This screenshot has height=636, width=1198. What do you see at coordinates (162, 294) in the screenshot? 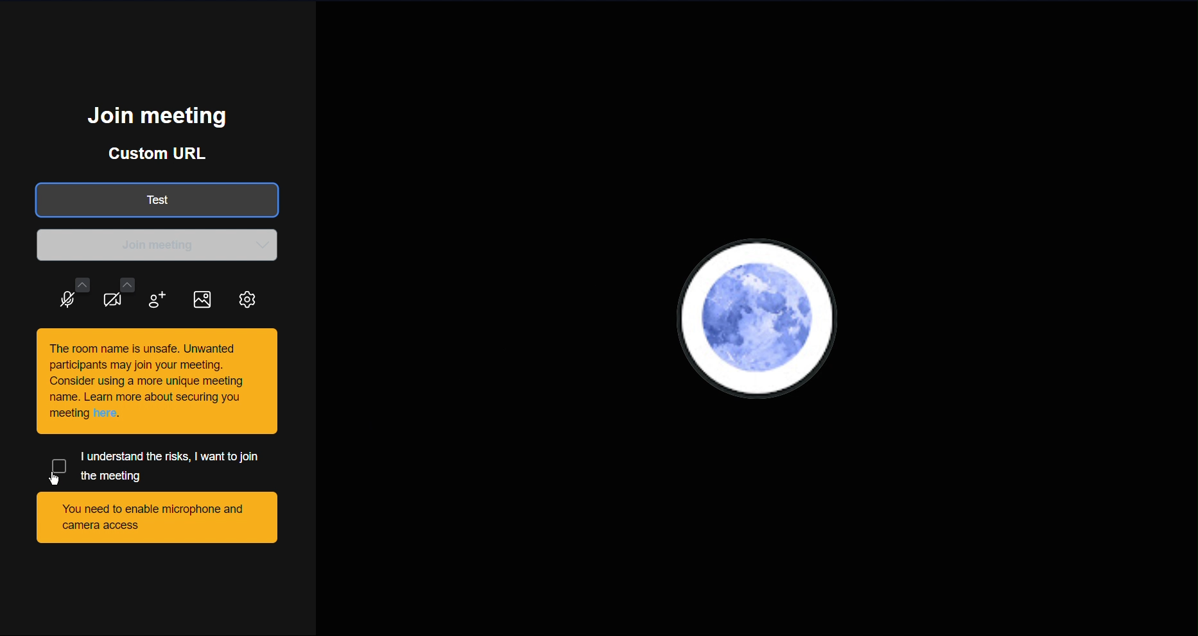
I see `Add participant` at bounding box center [162, 294].